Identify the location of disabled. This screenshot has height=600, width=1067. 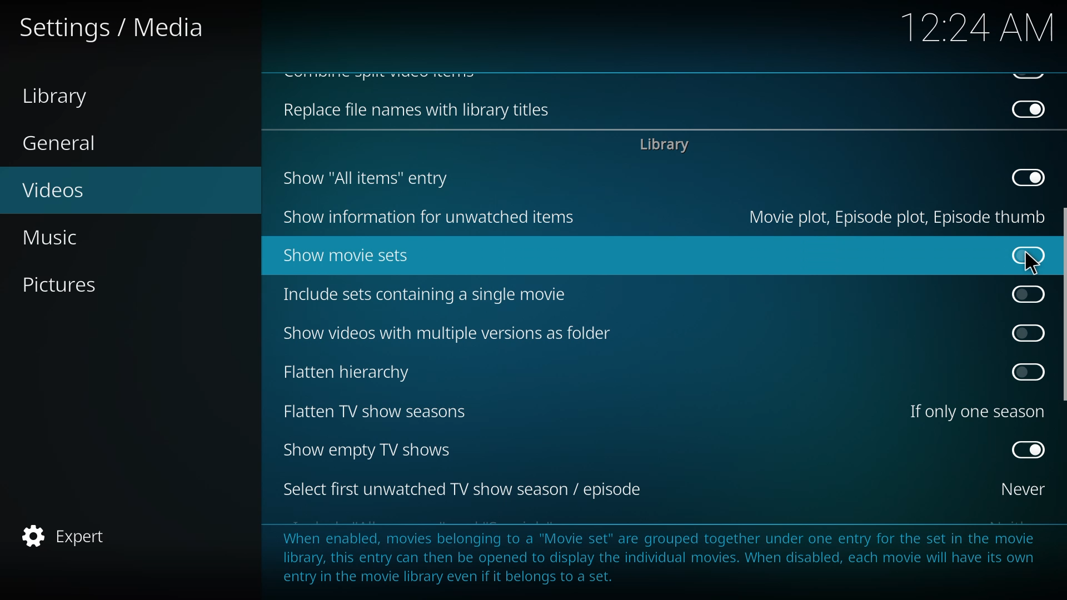
(1029, 177).